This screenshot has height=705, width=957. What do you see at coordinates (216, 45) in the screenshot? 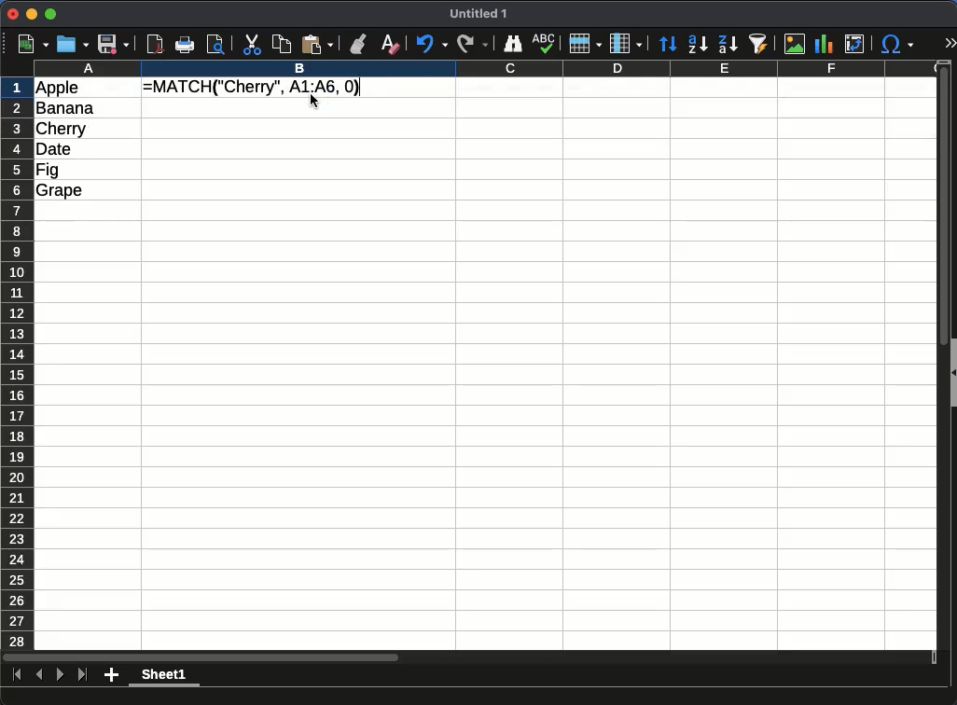
I see `print preview` at bounding box center [216, 45].